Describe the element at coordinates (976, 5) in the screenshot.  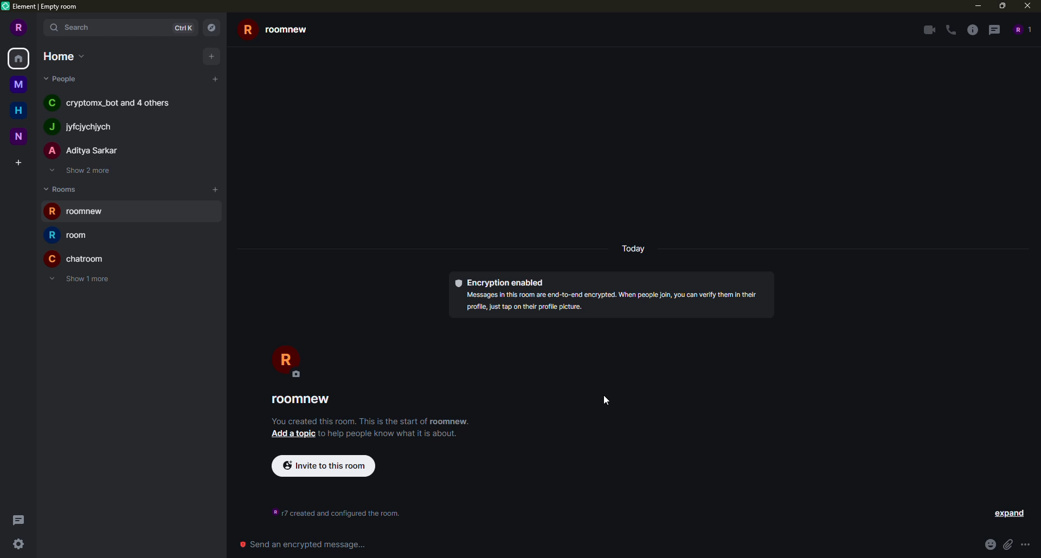
I see `minimize` at that location.